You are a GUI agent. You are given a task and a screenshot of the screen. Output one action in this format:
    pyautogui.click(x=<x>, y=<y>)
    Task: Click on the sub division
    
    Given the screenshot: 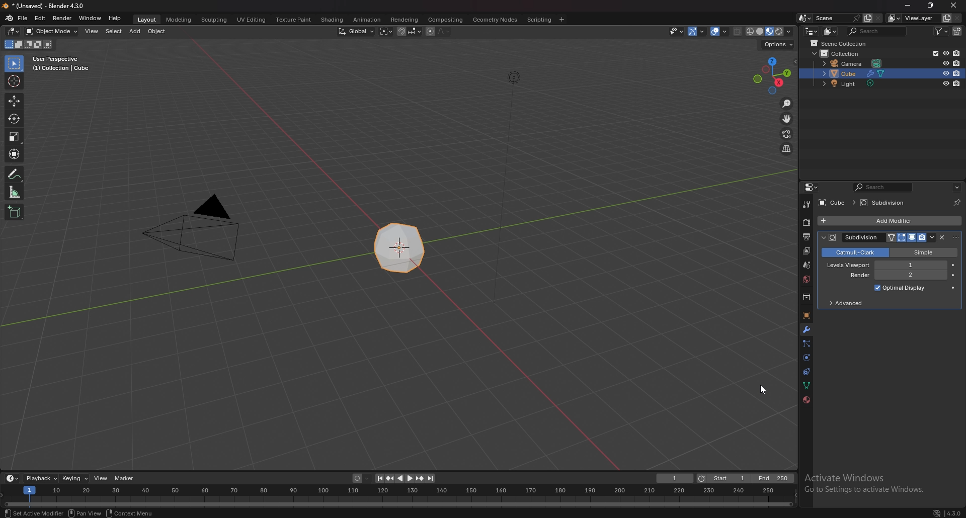 What is the action you would take?
    pyautogui.click(x=864, y=237)
    